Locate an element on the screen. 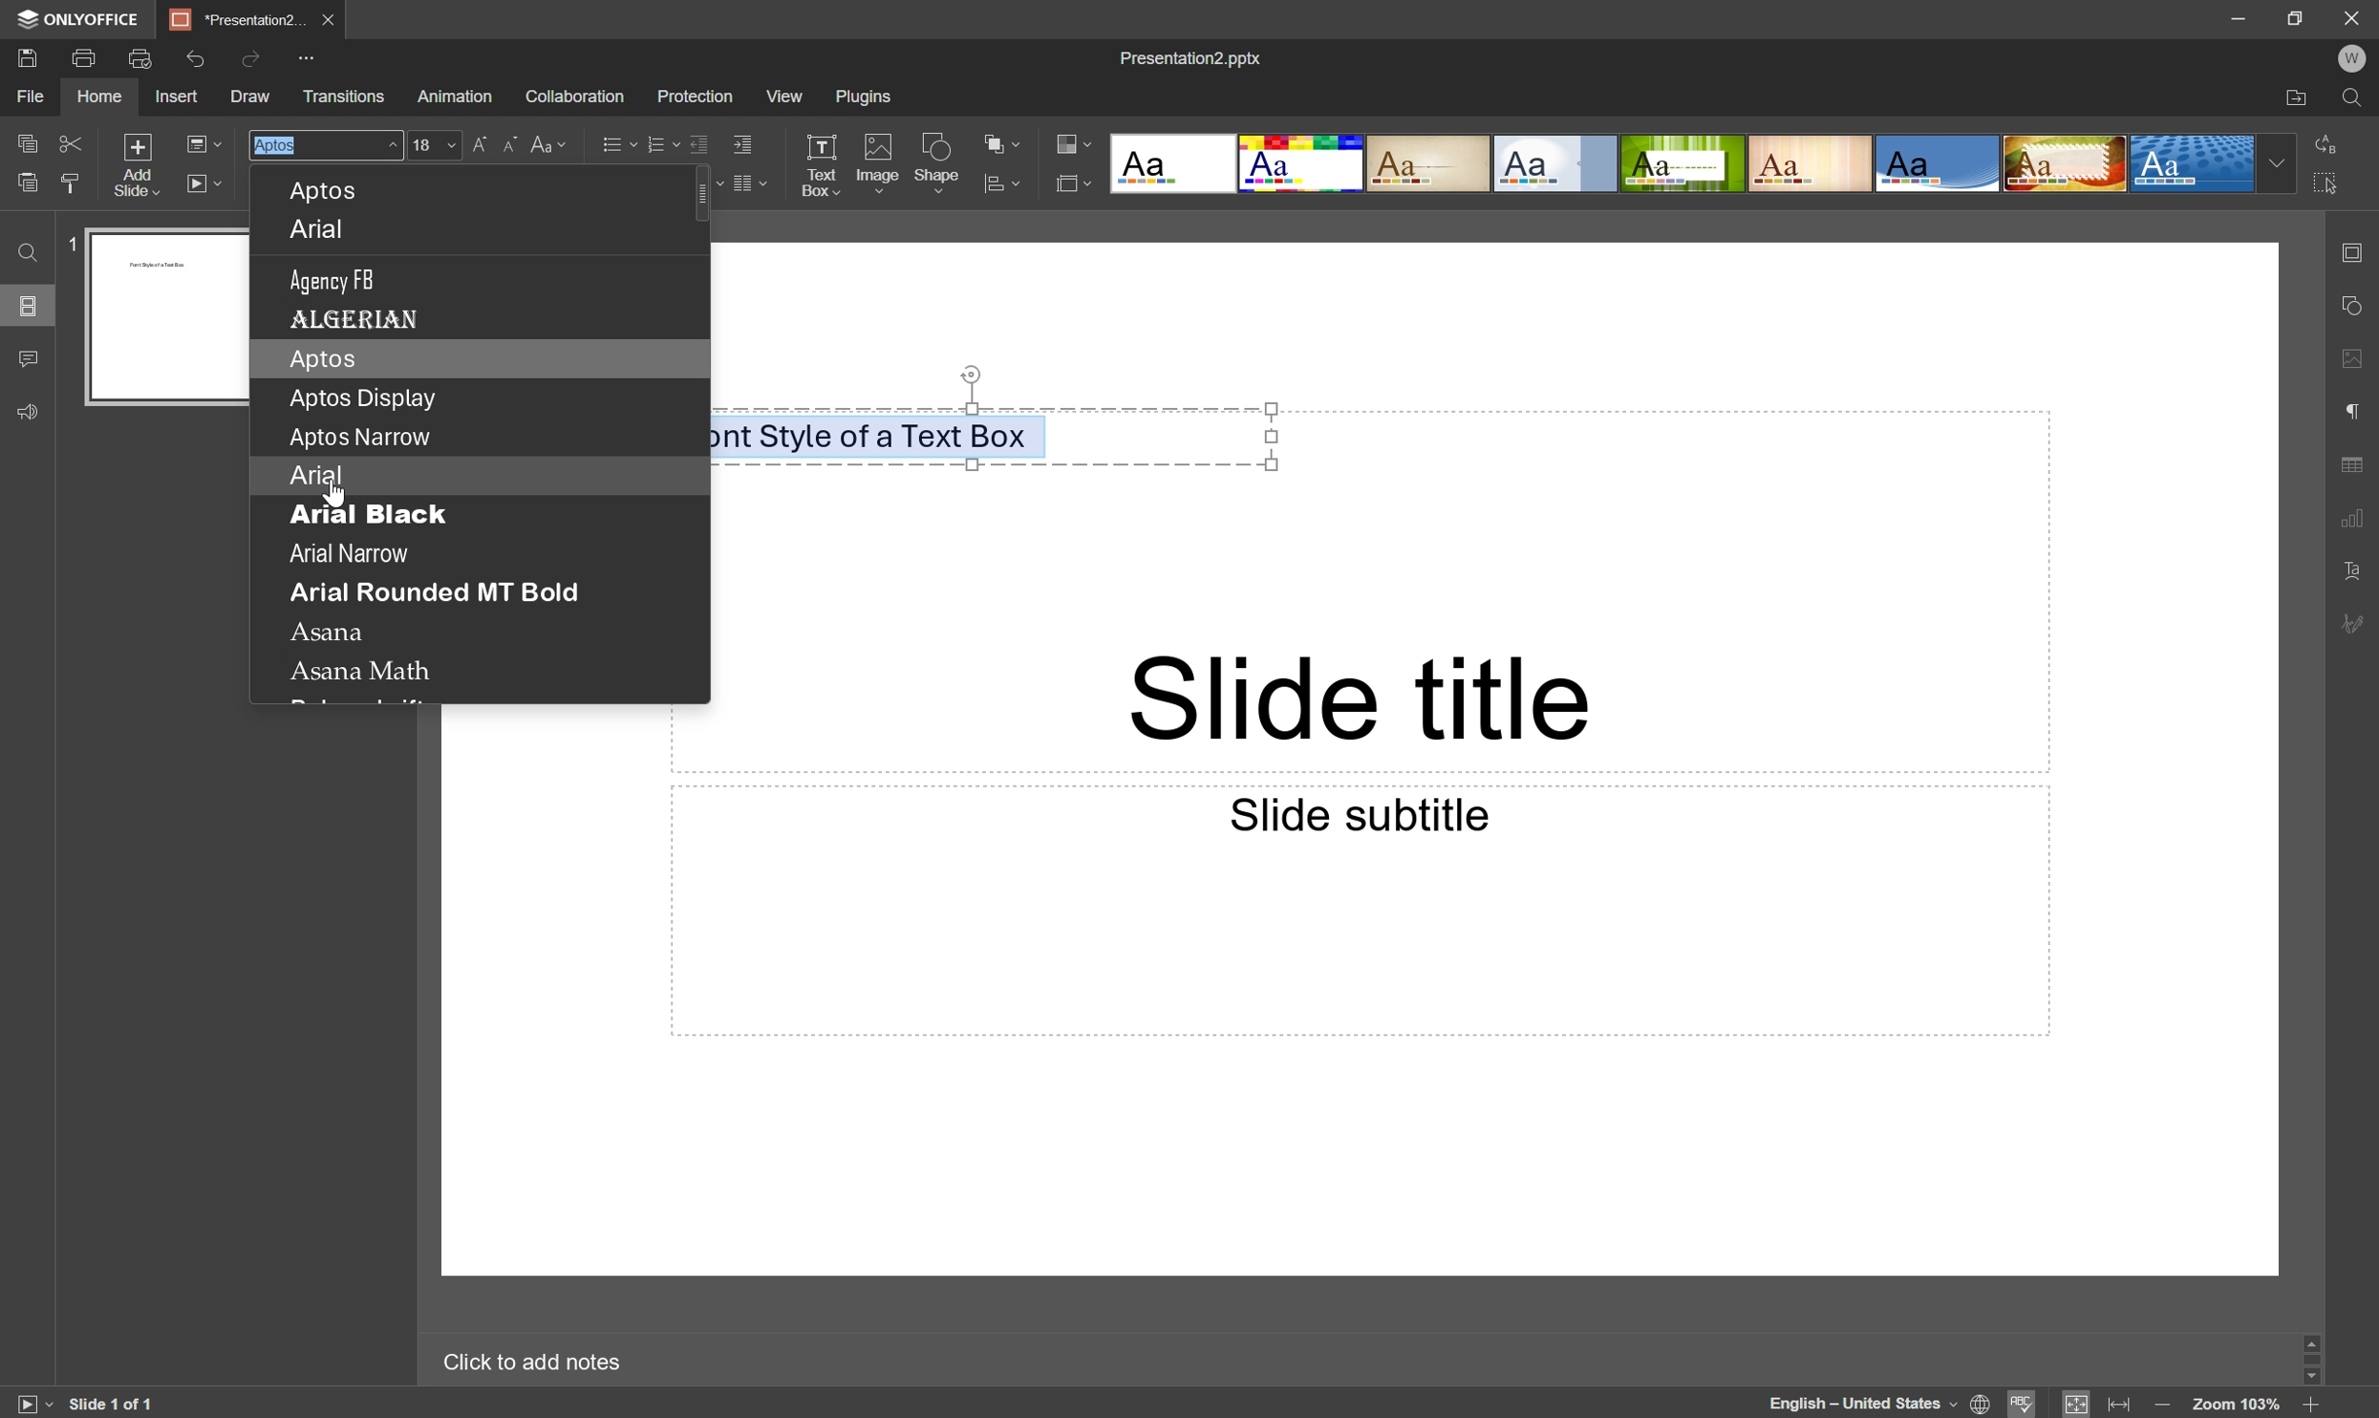 Image resolution: width=2379 pixels, height=1418 pixels. slide is located at coordinates (168, 319).